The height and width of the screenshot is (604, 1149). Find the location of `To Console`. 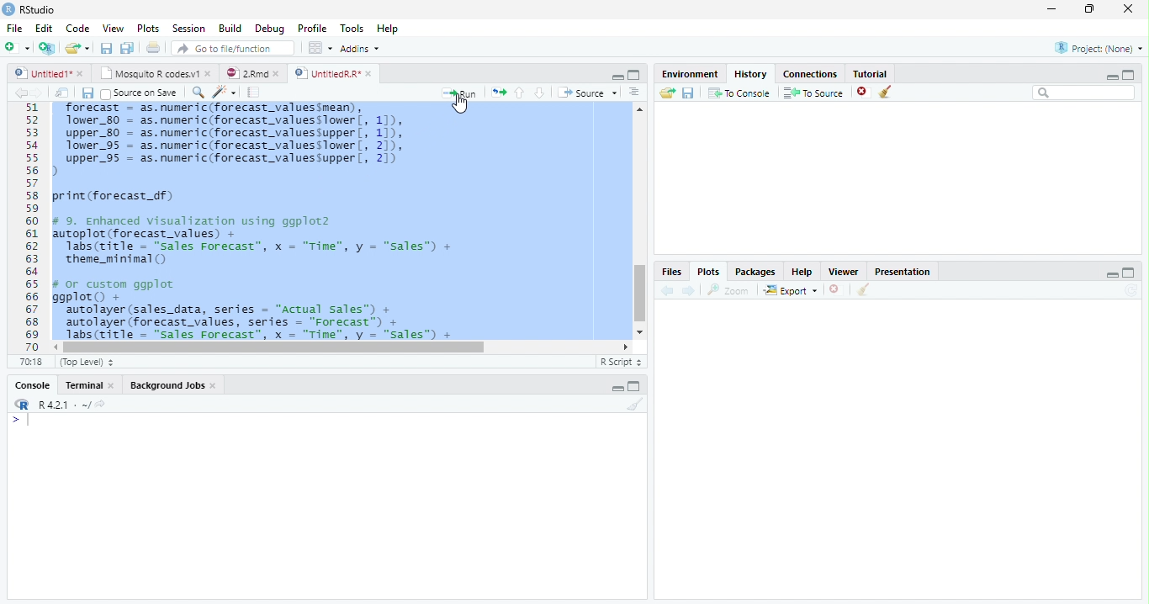

To Console is located at coordinates (740, 93).